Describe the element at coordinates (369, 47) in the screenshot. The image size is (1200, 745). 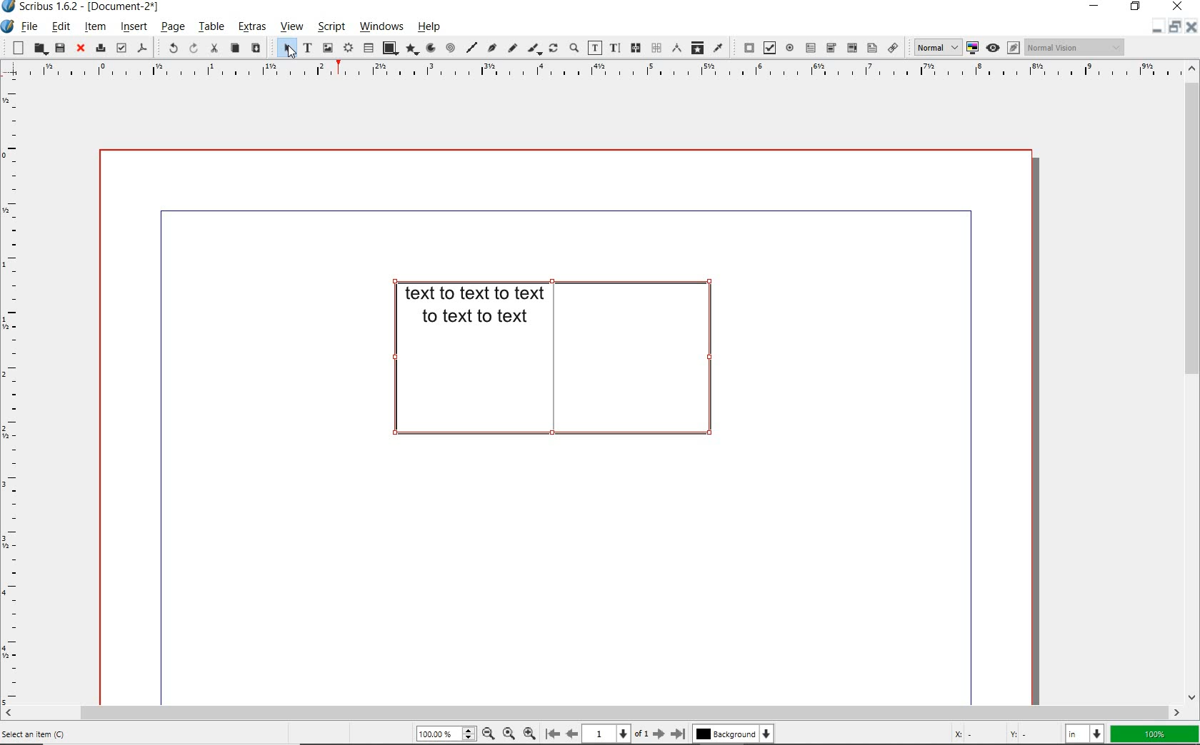
I see `table` at that location.